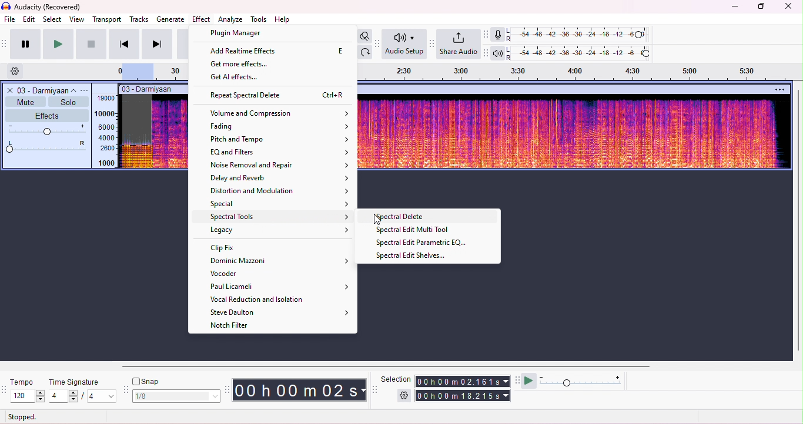  What do you see at coordinates (281, 286) in the screenshot?
I see `paul licameli` at bounding box center [281, 286].